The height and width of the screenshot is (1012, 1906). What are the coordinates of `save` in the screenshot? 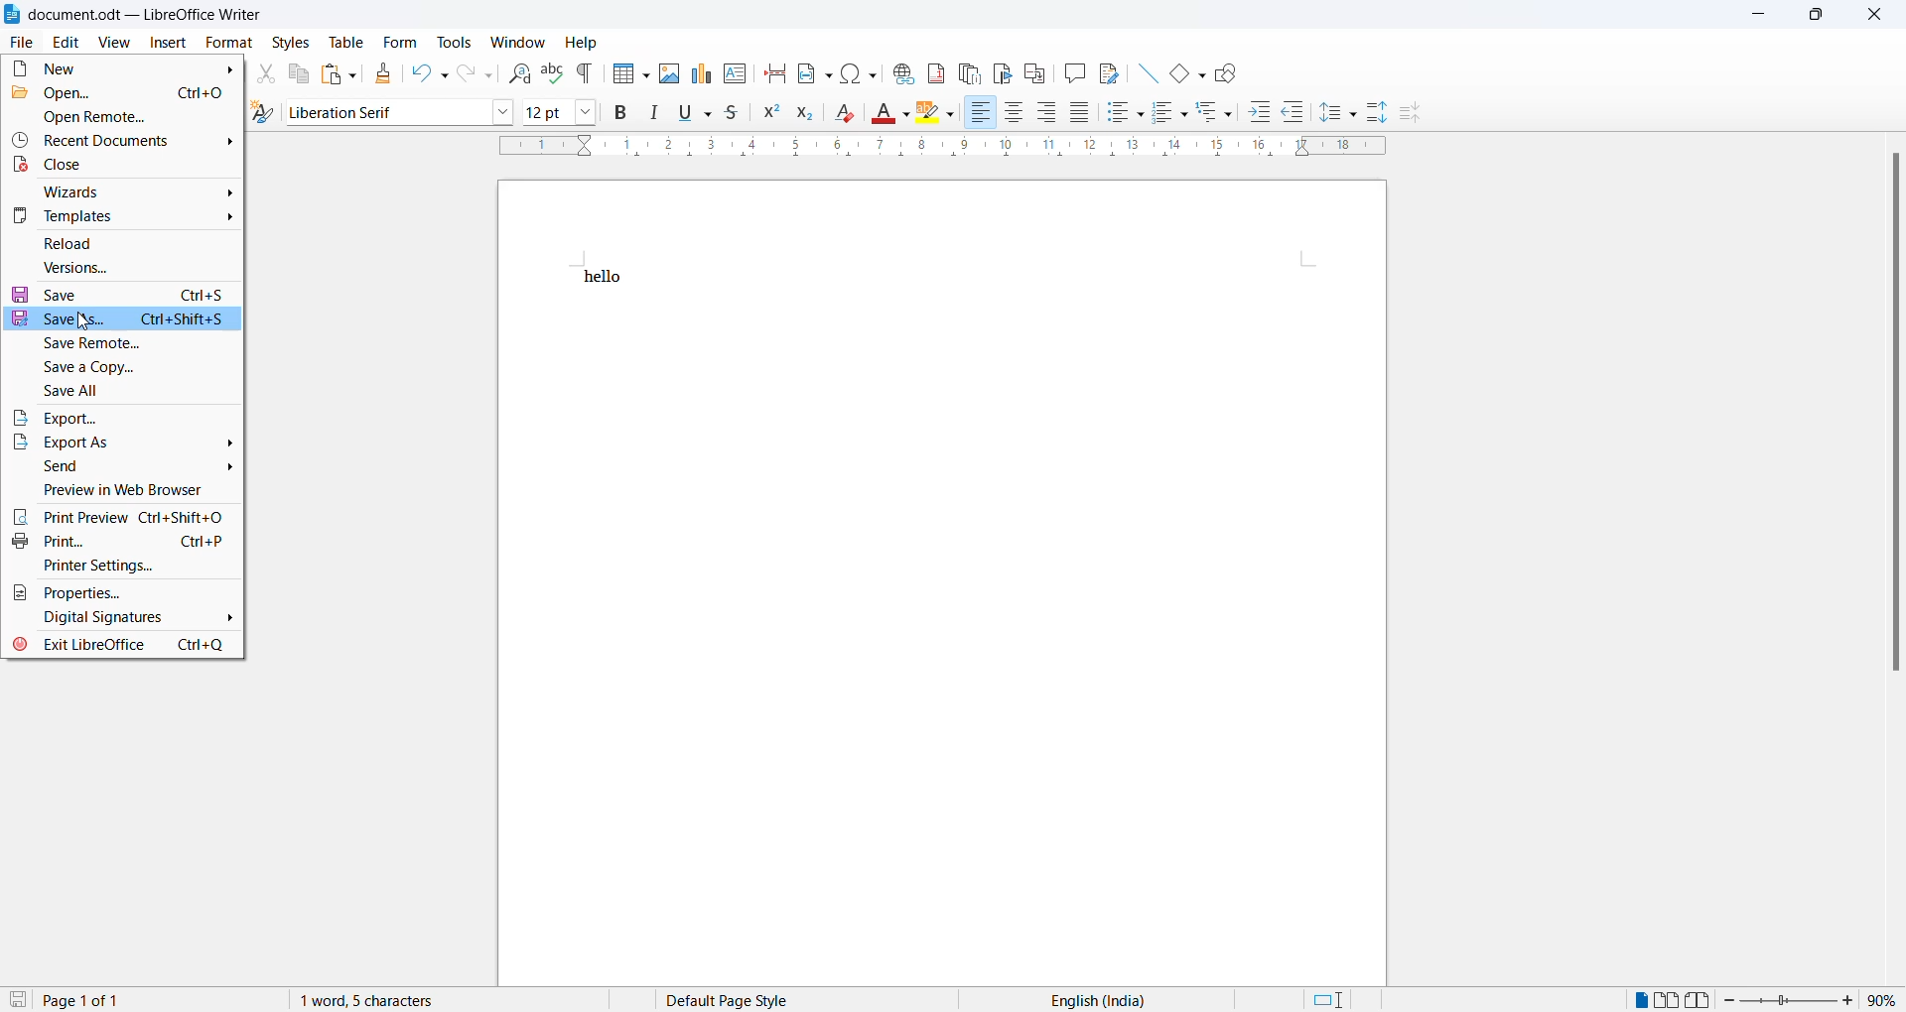 It's located at (16, 1000).